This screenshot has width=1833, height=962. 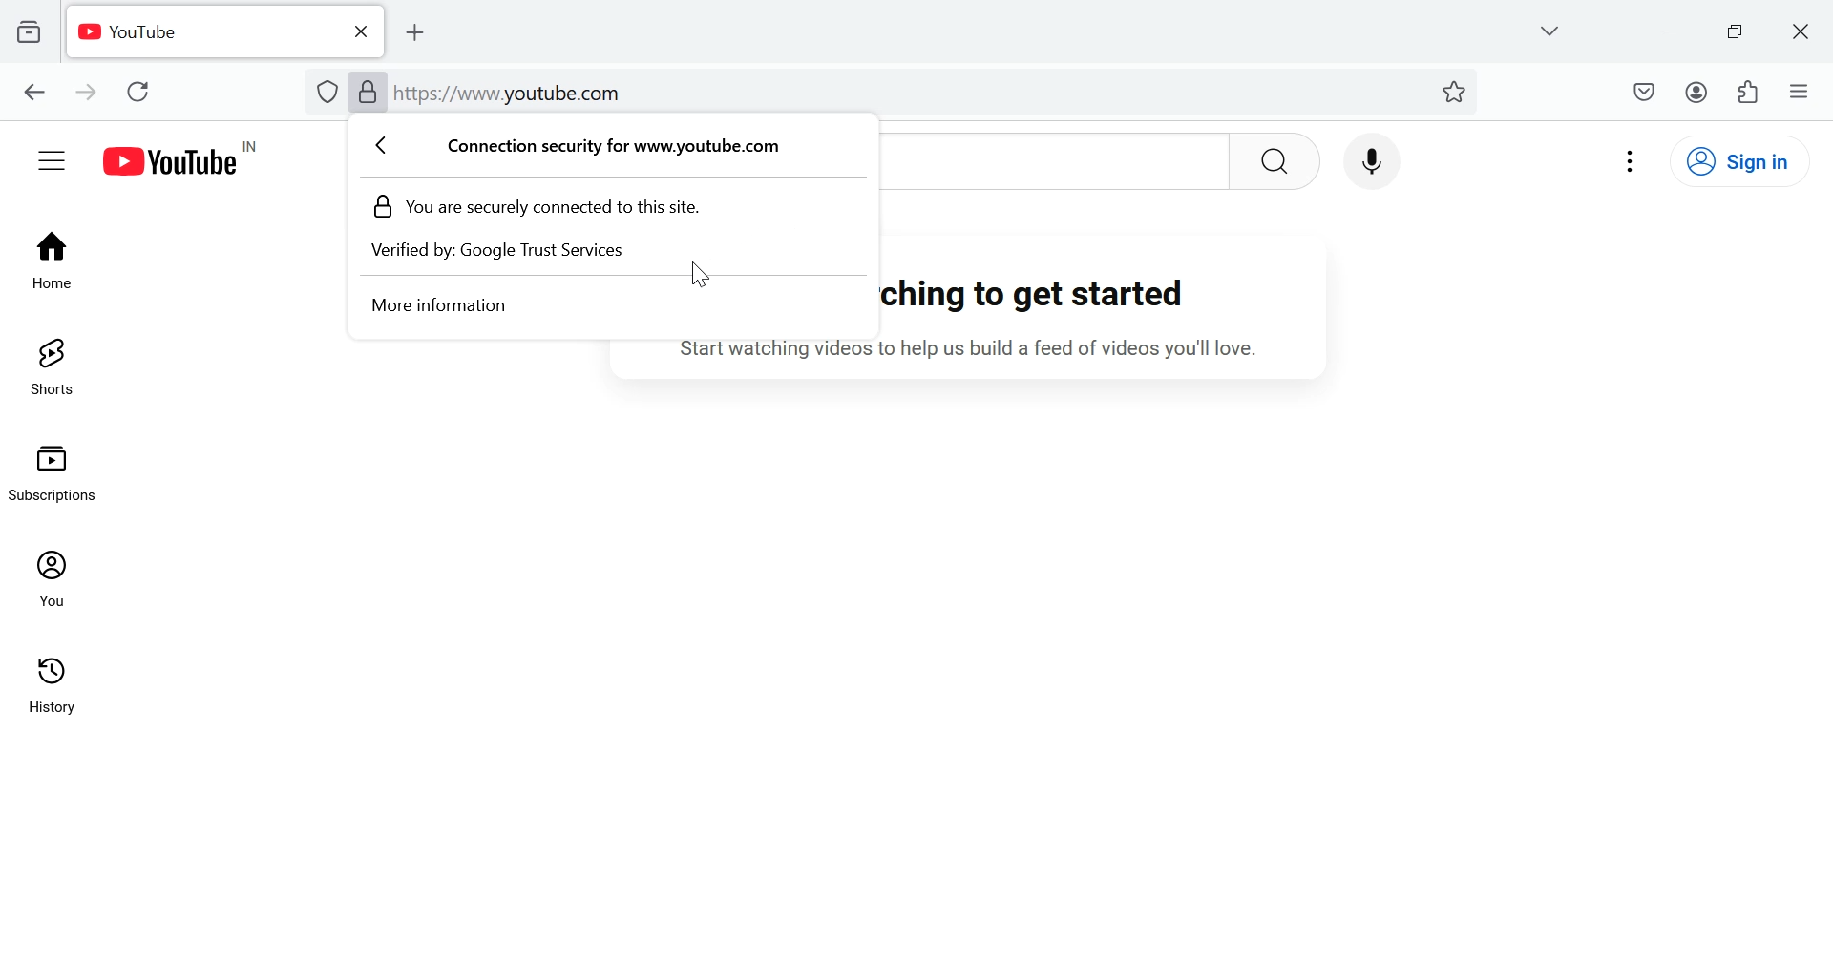 What do you see at coordinates (425, 32) in the screenshot?
I see `New tab` at bounding box center [425, 32].